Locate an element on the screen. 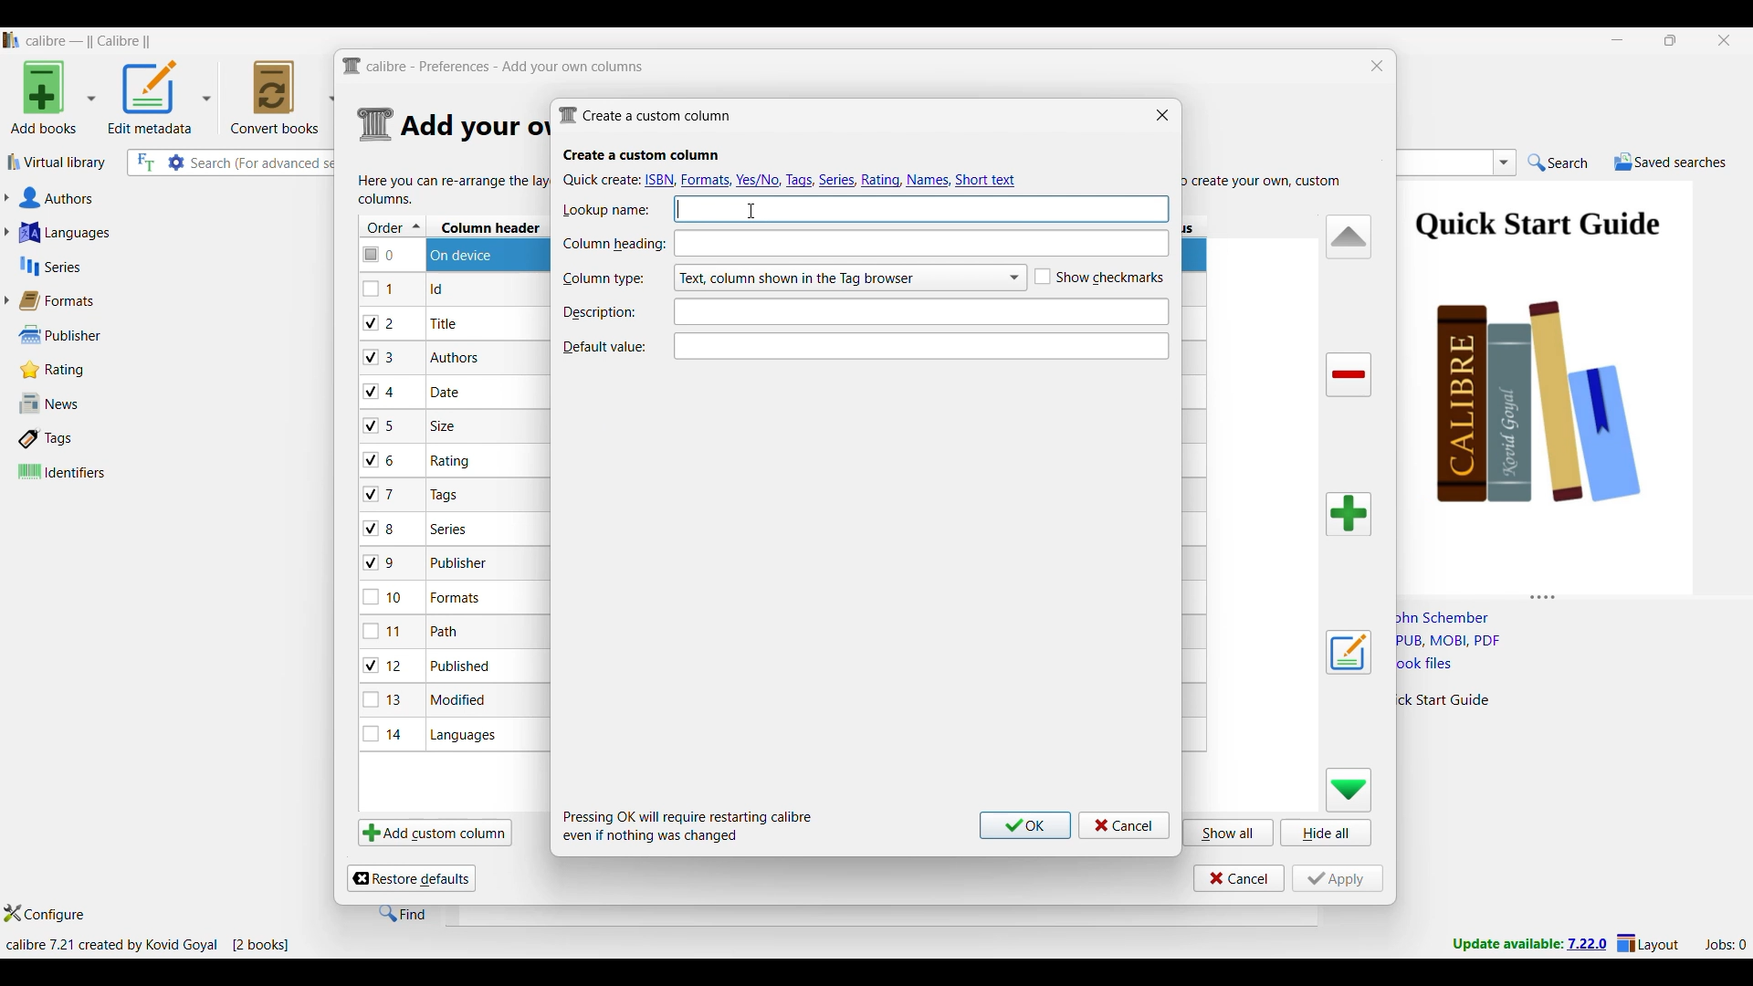  Text is located at coordinates (918, 310).